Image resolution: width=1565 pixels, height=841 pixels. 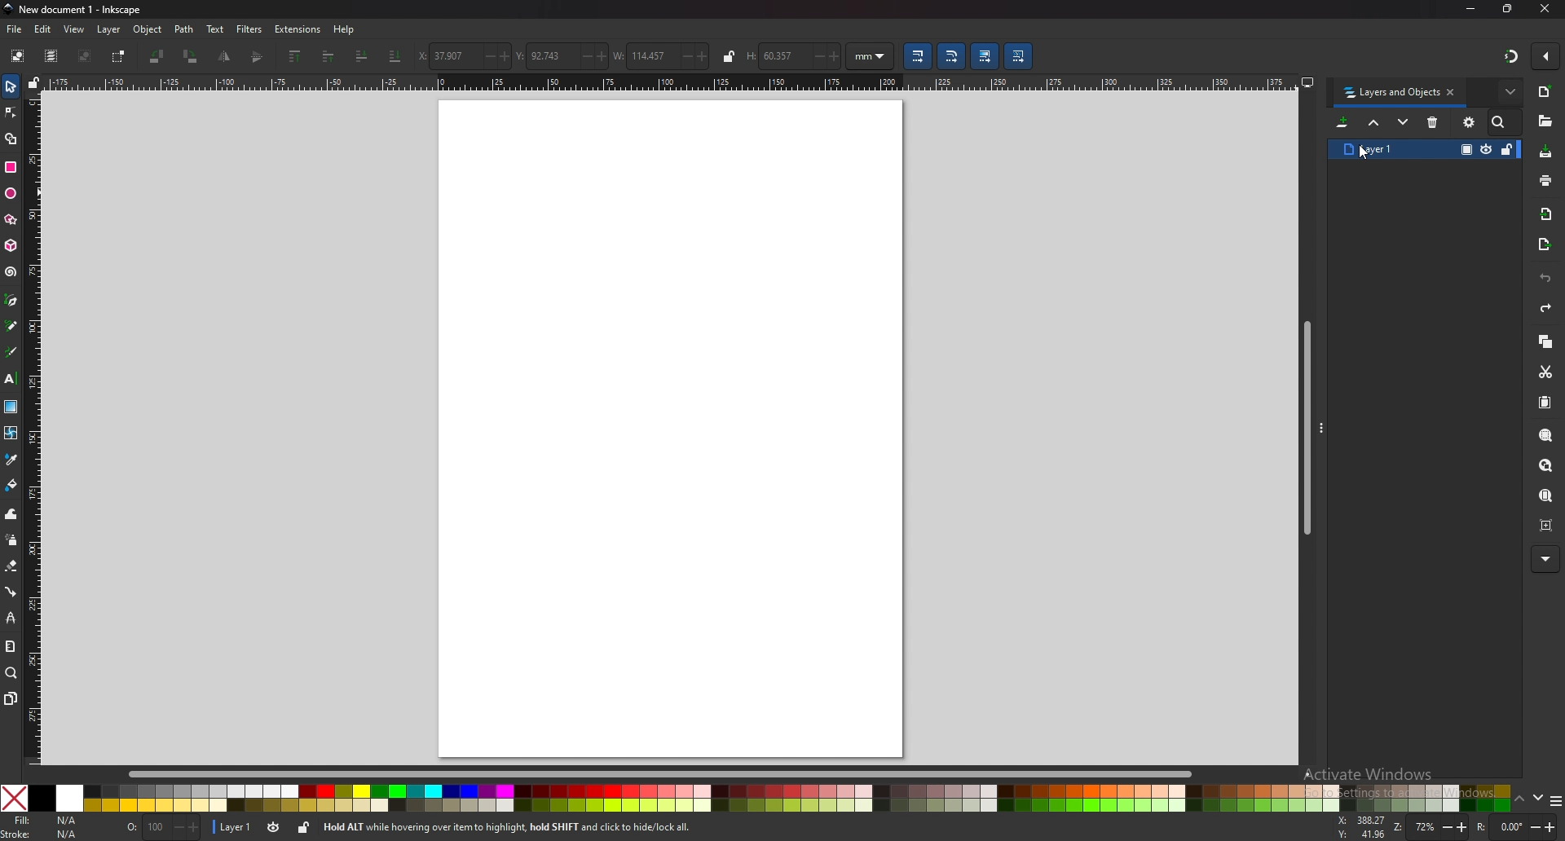 I want to click on zoom selection, so click(x=1547, y=434).